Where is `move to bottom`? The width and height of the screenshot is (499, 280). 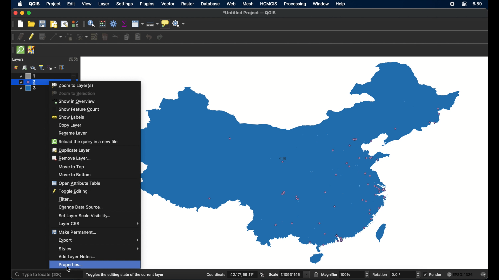
move to bottom is located at coordinates (75, 175).